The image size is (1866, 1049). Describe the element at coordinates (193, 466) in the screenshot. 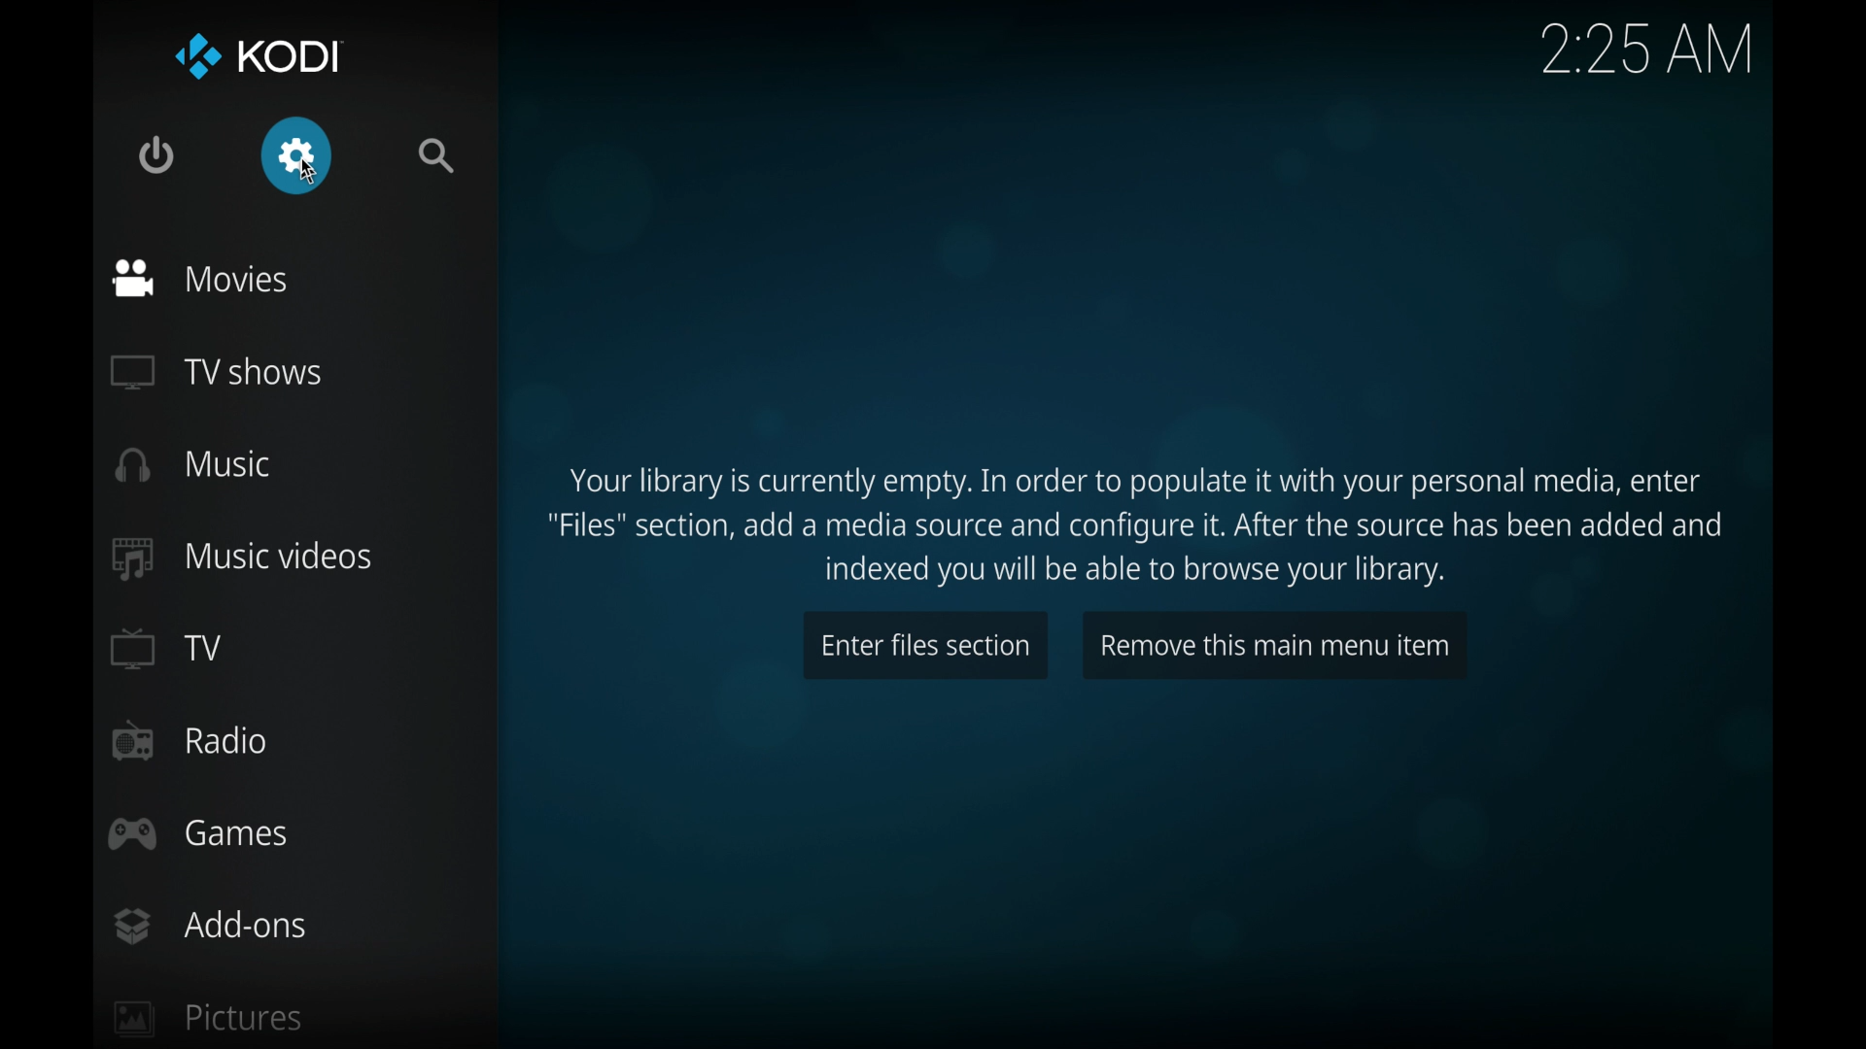

I see `music` at that location.